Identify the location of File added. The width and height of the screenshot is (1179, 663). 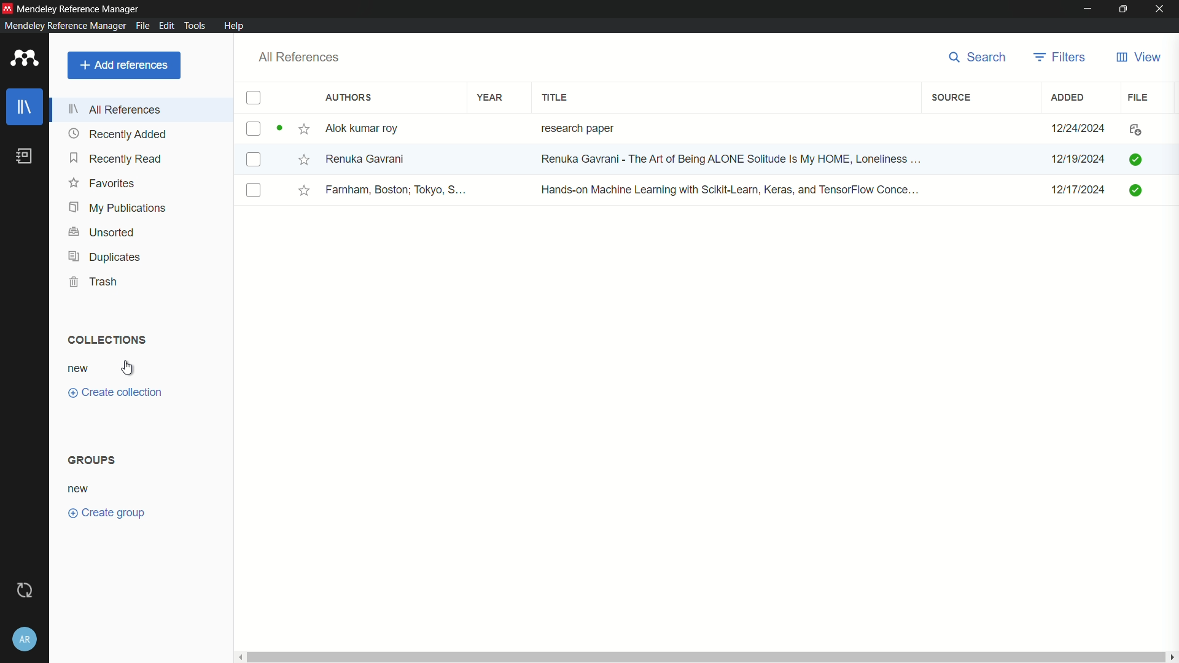
(1138, 159).